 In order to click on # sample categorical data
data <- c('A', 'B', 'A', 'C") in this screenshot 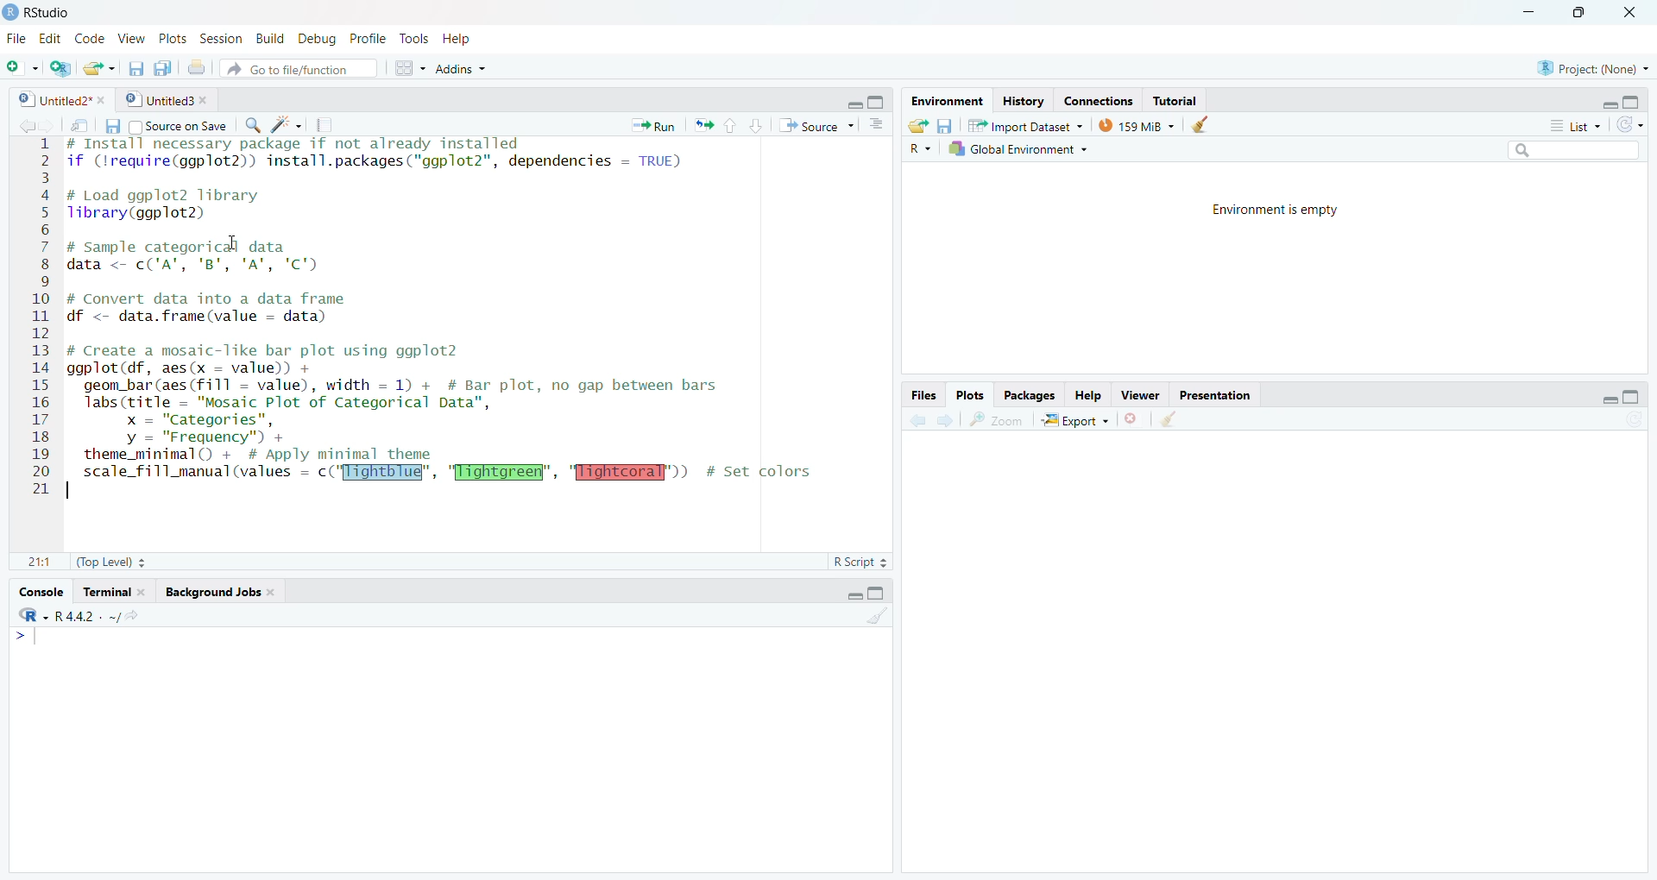, I will do `click(210, 255)`.